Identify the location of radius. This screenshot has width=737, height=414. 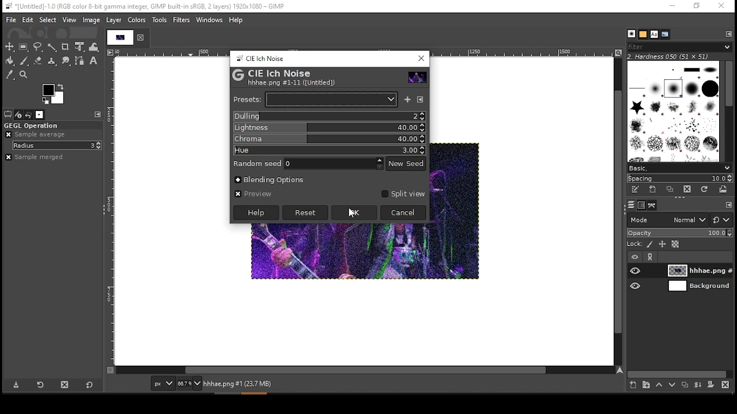
(57, 145).